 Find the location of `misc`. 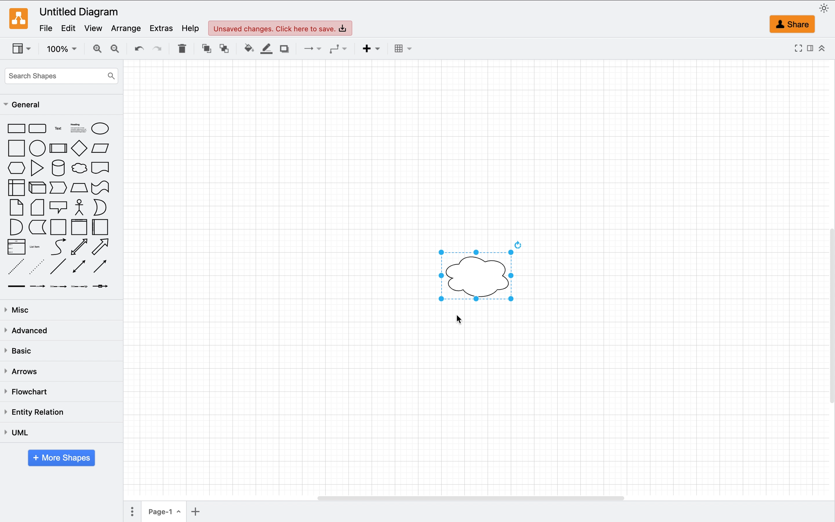

misc is located at coordinates (23, 310).